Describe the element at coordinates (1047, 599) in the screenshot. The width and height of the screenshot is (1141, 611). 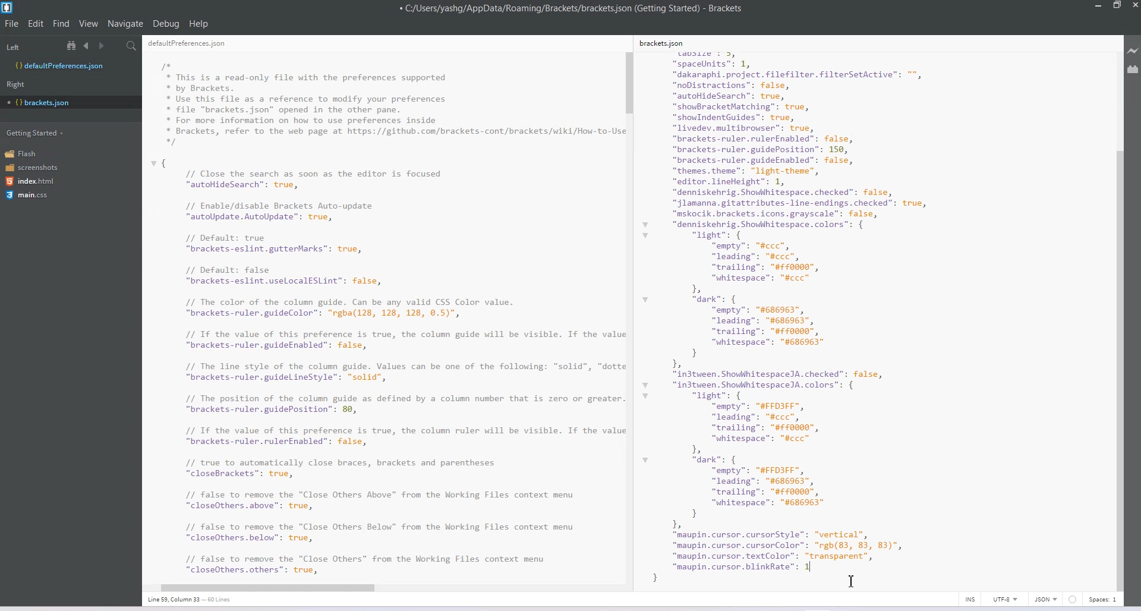
I see `JSON` at that location.